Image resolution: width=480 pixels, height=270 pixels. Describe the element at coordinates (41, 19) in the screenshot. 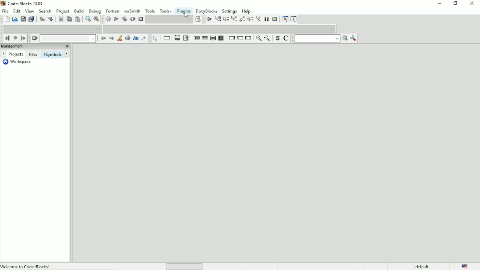

I see `Undo` at that location.